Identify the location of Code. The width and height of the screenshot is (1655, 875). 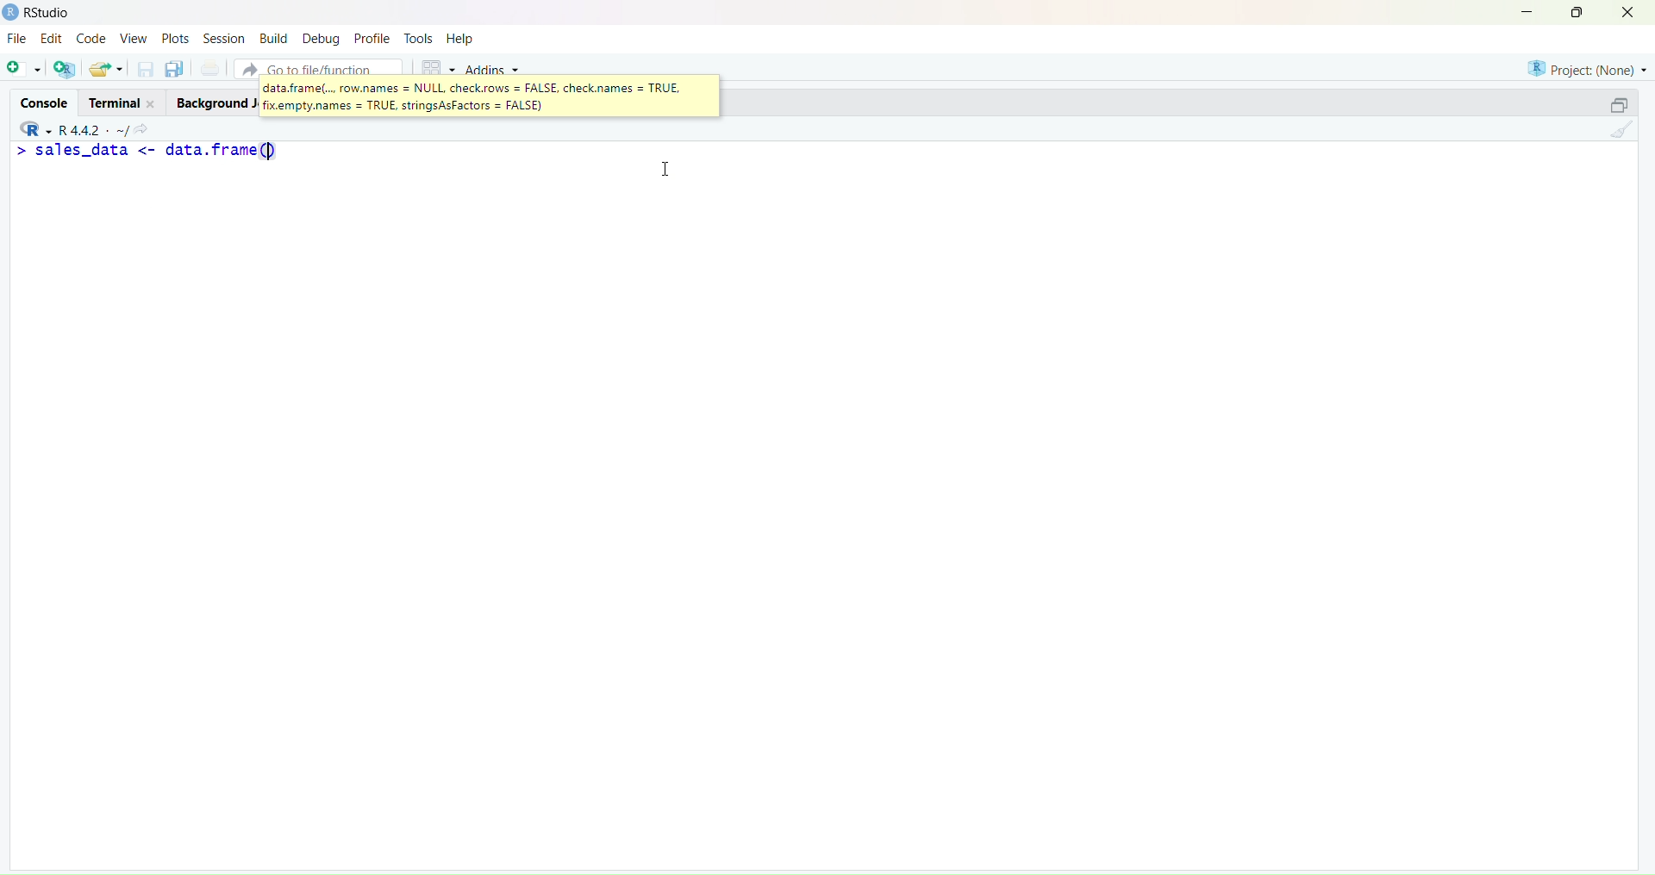
(92, 39).